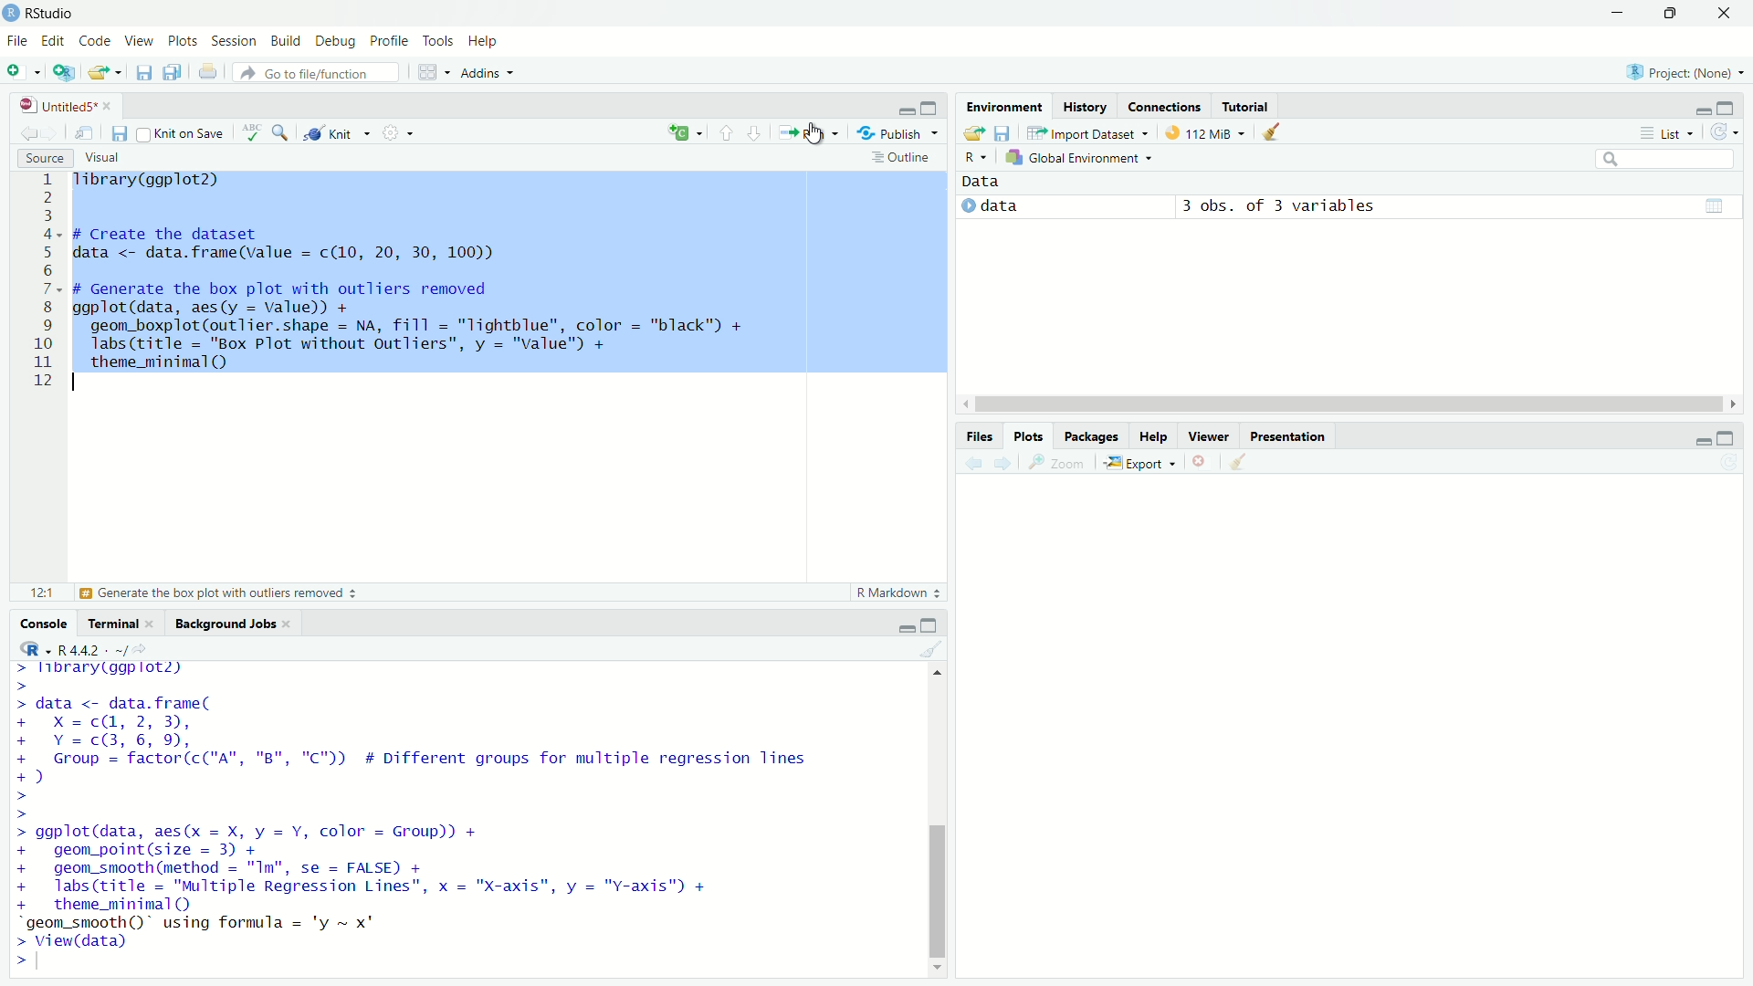 The height and width of the screenshot is (986, 1753). What do you see at coordinates (37, 591) in the screenshot?
I see `7:46` at bounding box center [37, 591].